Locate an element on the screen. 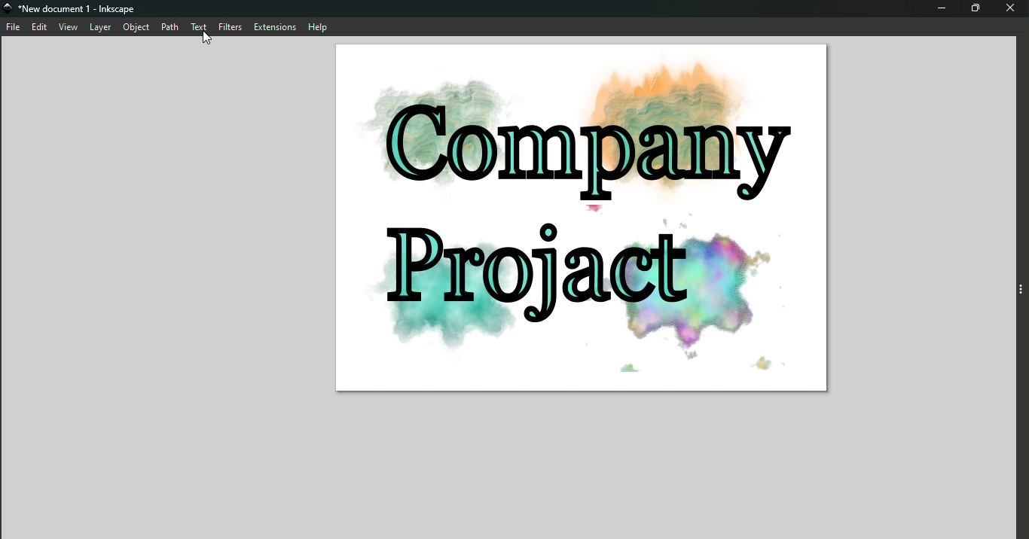 This screenshot has width=1029, height=539. view is located at coordinates (69, 28).